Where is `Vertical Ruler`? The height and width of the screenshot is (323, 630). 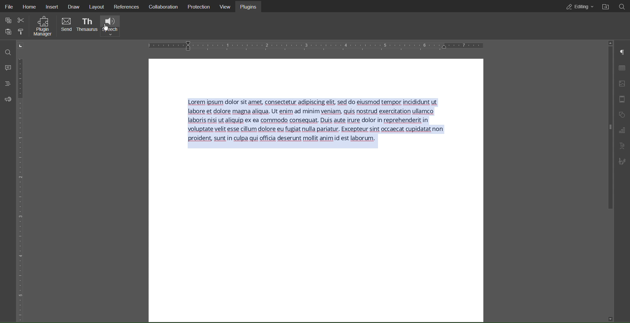 Vertical Ruler is located at coordinates (21, 187).